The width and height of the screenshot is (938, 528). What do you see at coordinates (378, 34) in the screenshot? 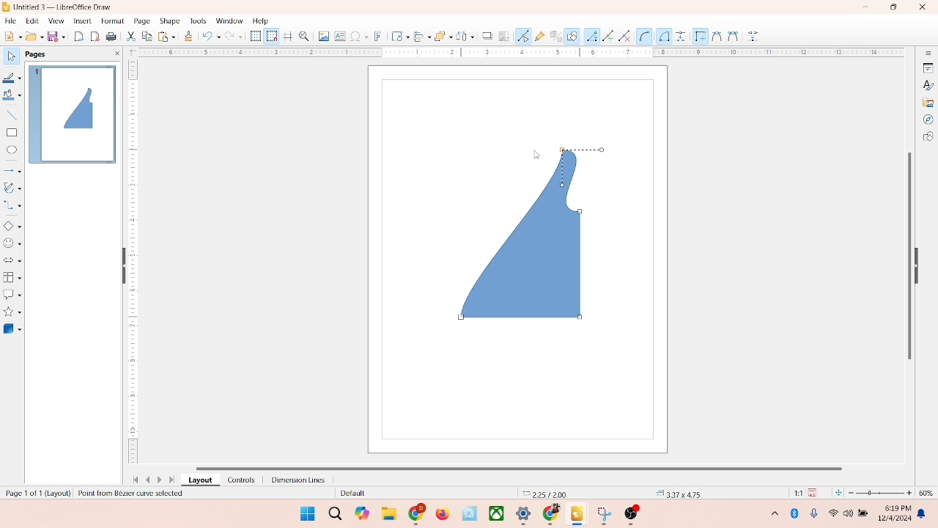
I see `fontwork text` at bounding box center [378, 34].